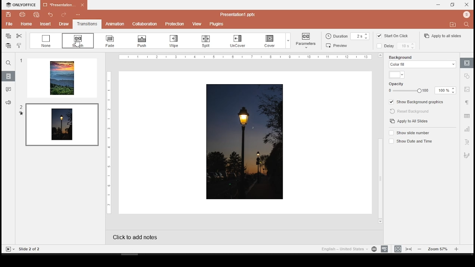  Describe the element at coordinates (9, 63) in the screenshot. I see `find` at that location.